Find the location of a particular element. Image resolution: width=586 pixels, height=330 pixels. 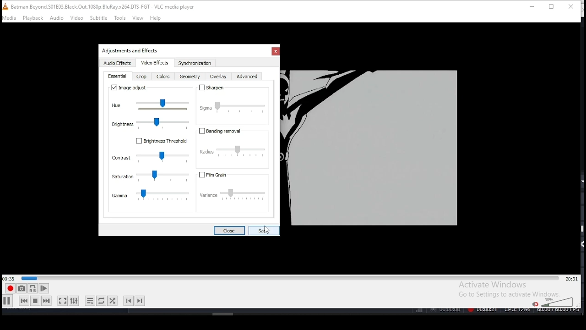

Brightness threshold on/off is located at coordinates (162, 143).